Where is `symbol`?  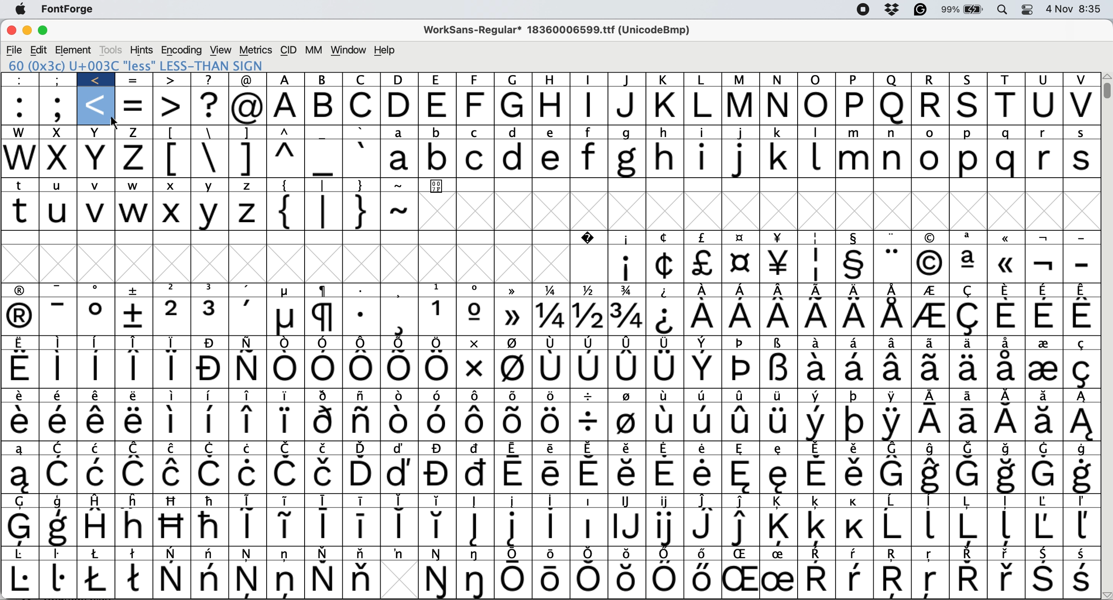
symbol is located at coordinates (589, 473).